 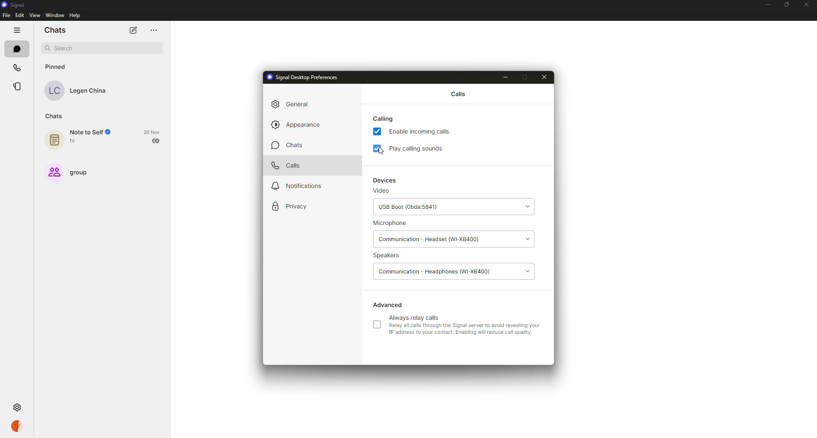 I want to click on devices, so click(x=386, y=180).